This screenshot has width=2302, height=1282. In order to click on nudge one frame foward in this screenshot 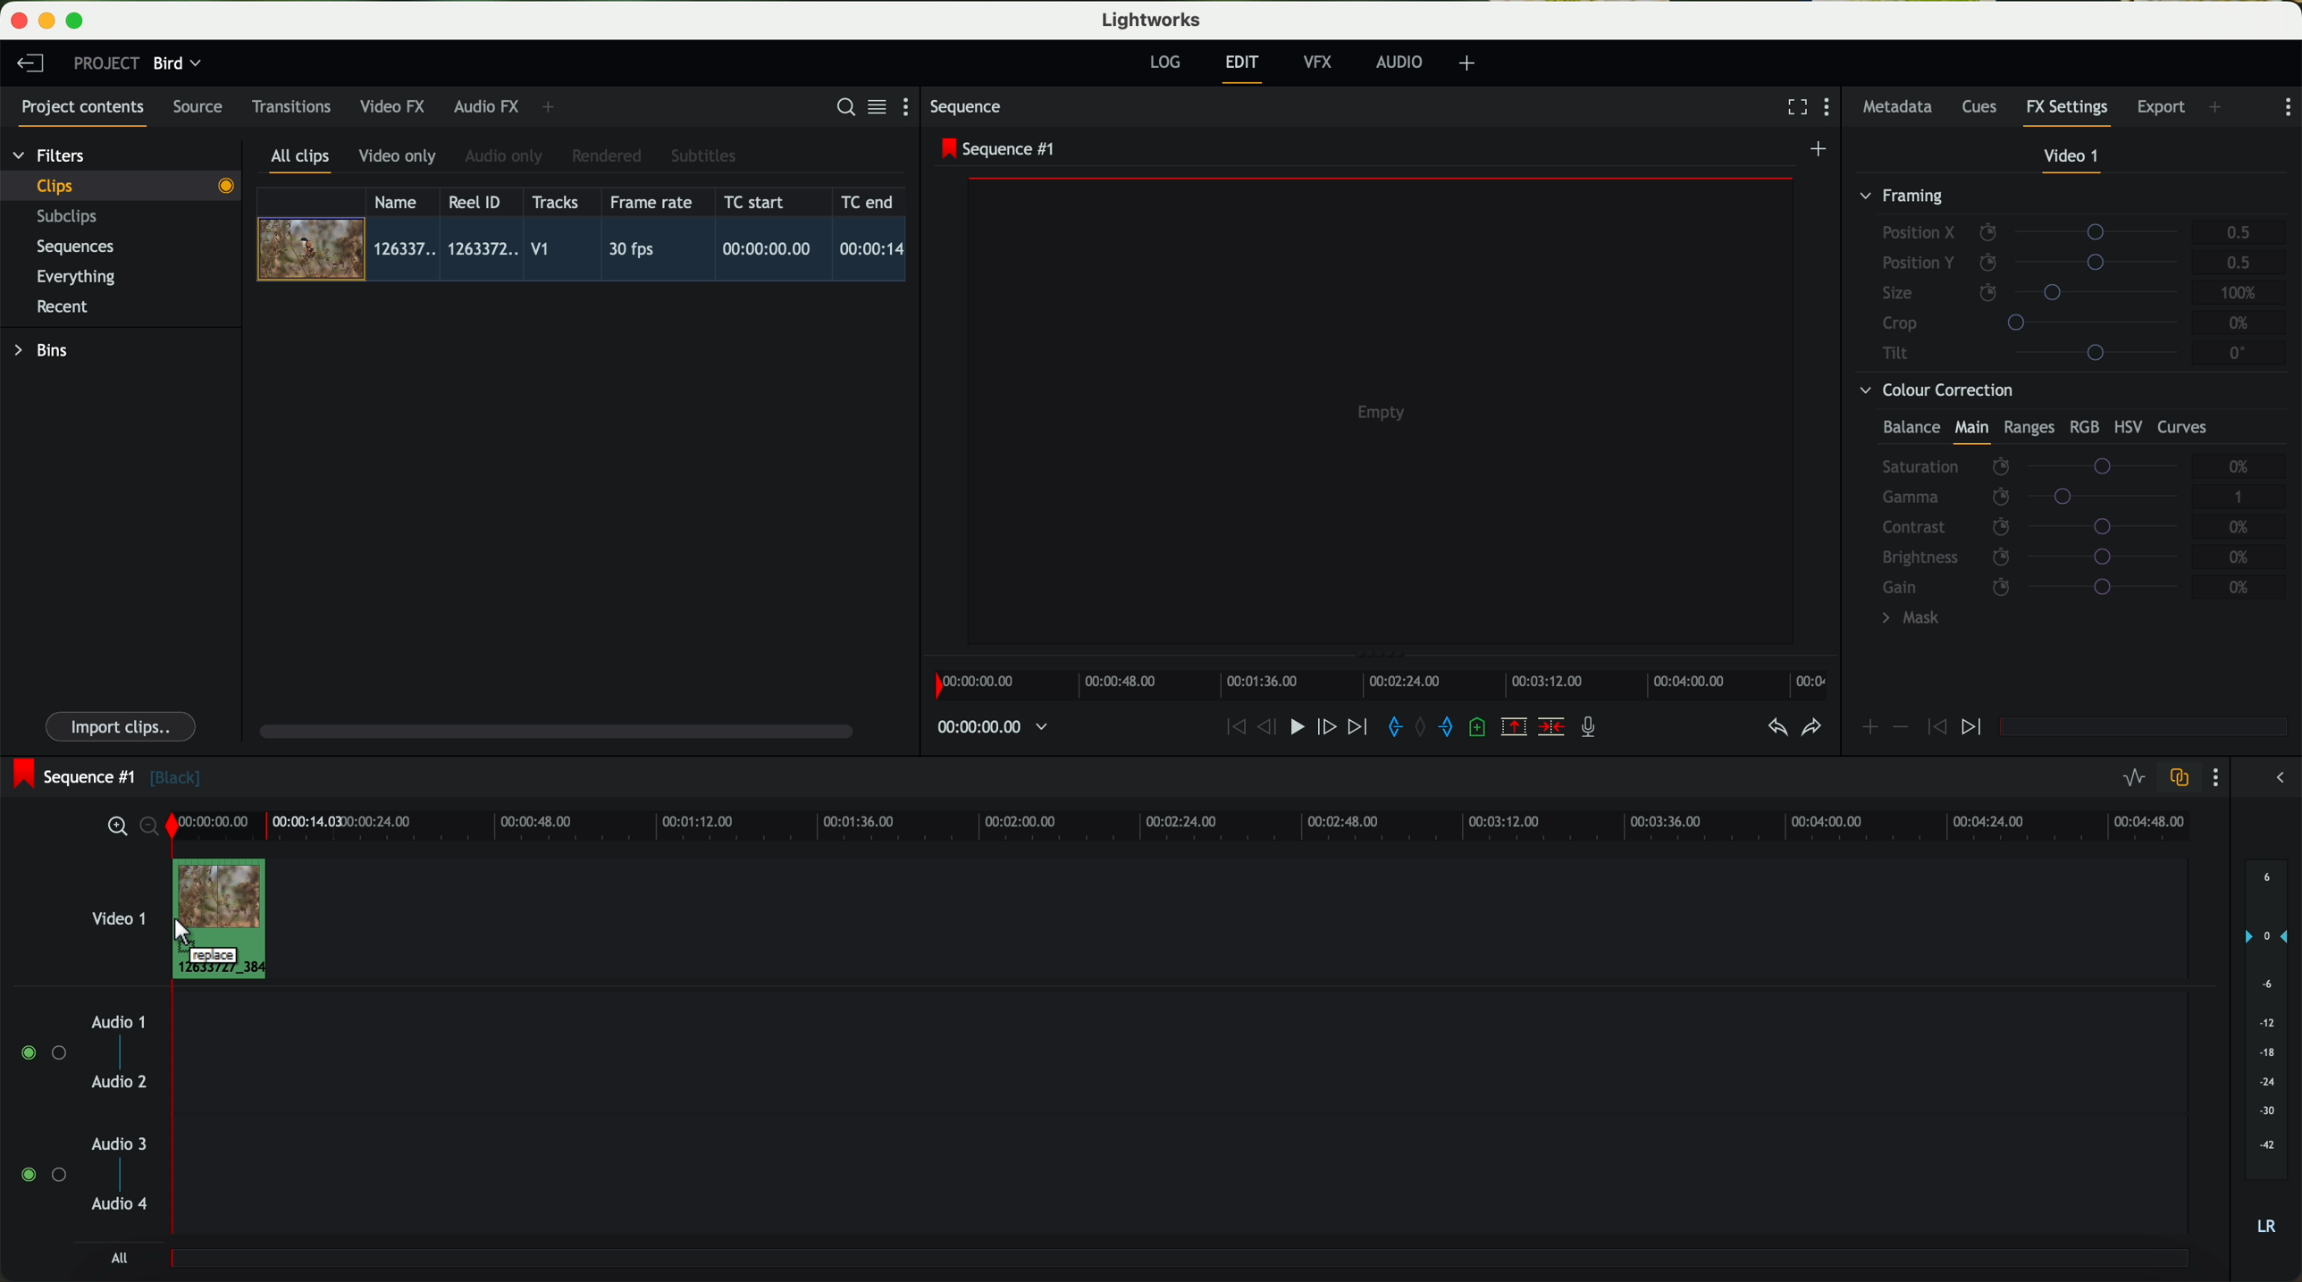, I will do `click(1329, 728)`.